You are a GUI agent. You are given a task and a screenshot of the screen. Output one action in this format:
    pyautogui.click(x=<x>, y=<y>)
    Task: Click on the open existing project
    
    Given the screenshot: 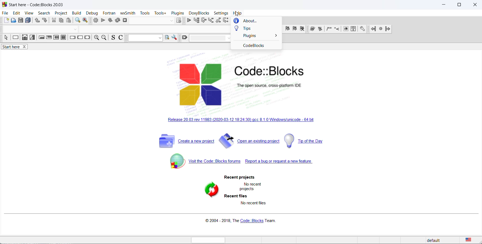 What is the action you would take?
    pyautogui.click(x=250, y=141)
    